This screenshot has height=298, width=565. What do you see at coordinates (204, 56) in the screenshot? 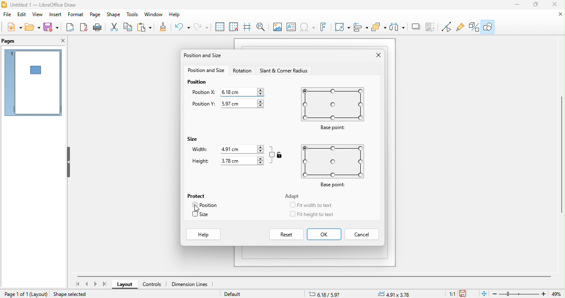
I see `position and size` at bounding box center [204, 56].